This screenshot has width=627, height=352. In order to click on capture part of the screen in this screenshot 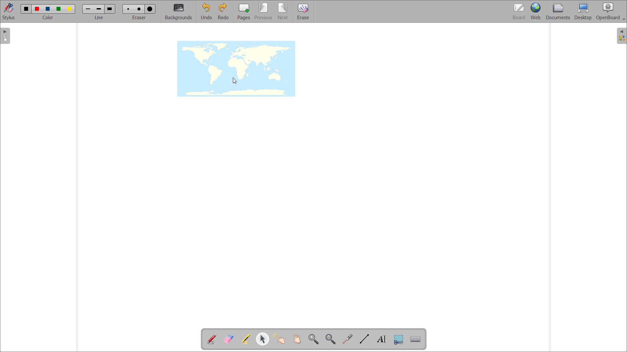, I will do `click(399, 339)`.